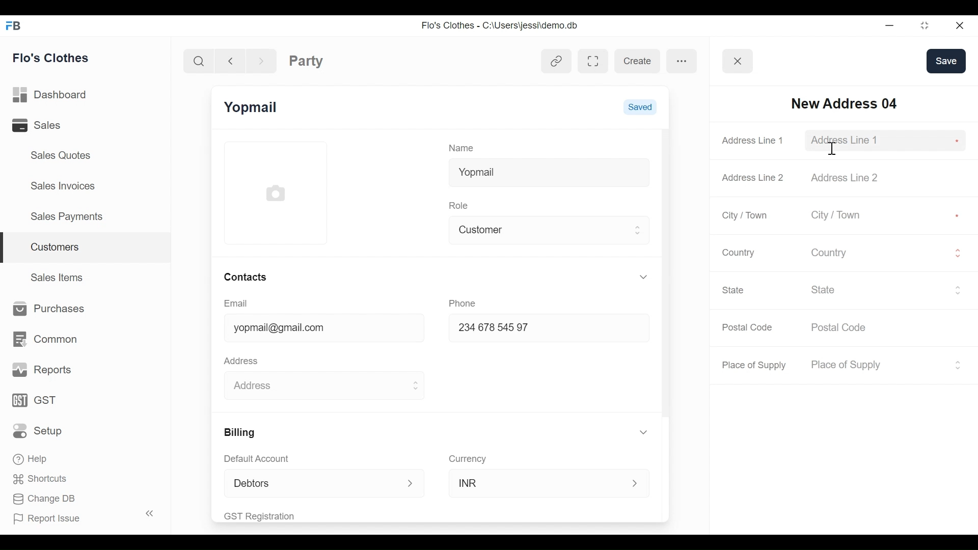 This screenshot has height=550, width=978. I want to click on Postal Code, so click(749, 327).